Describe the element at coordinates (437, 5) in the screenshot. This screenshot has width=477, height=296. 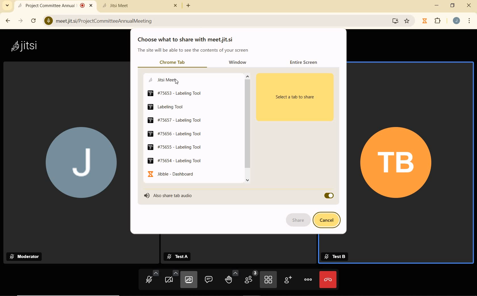
I see `MINIMIZE` at that location.